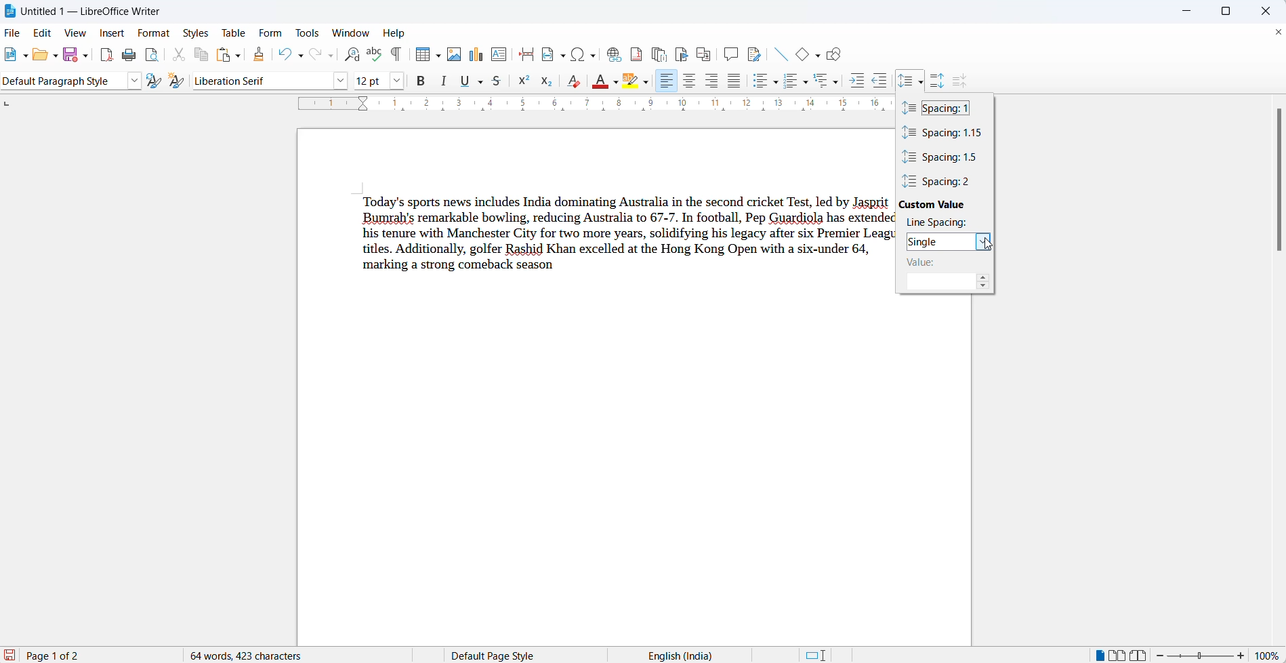 The image size is (1286, 663). I want to click on table, so click(234, 31).